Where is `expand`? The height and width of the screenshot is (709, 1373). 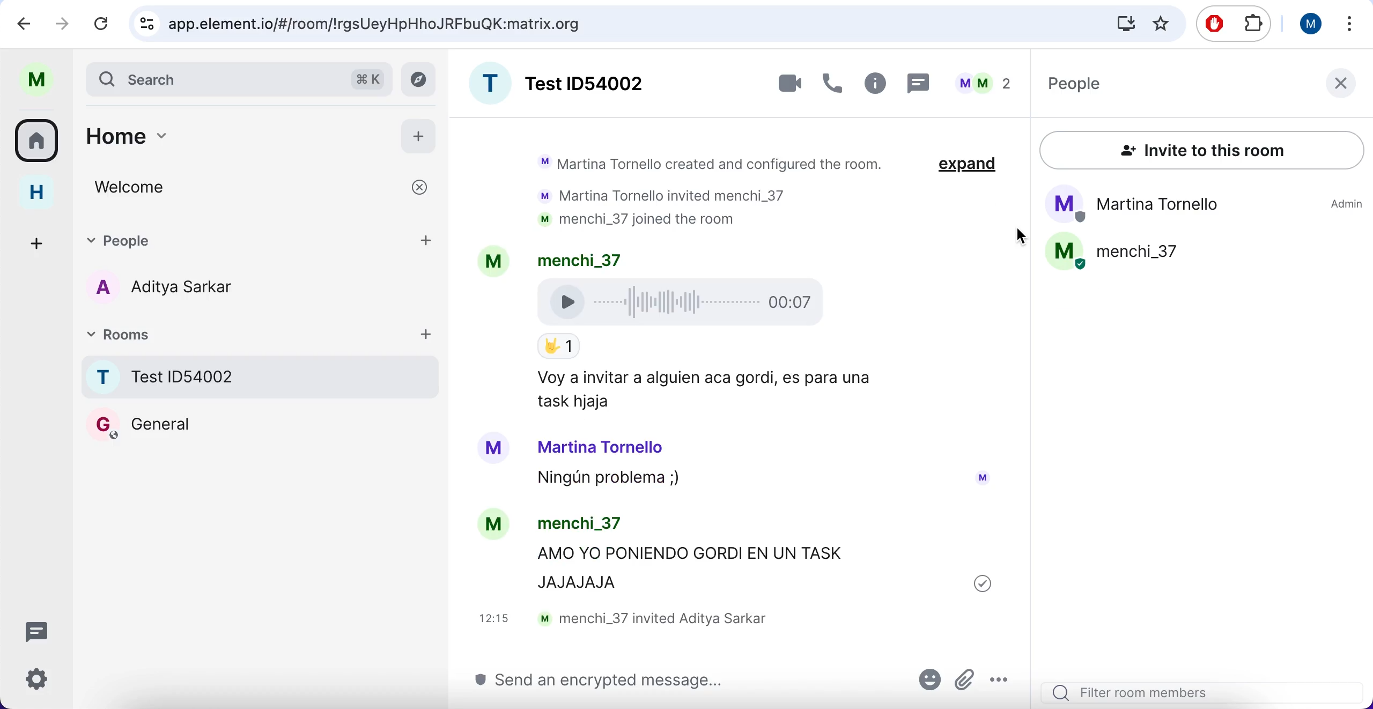 expand is located at coordinates (971, 166).